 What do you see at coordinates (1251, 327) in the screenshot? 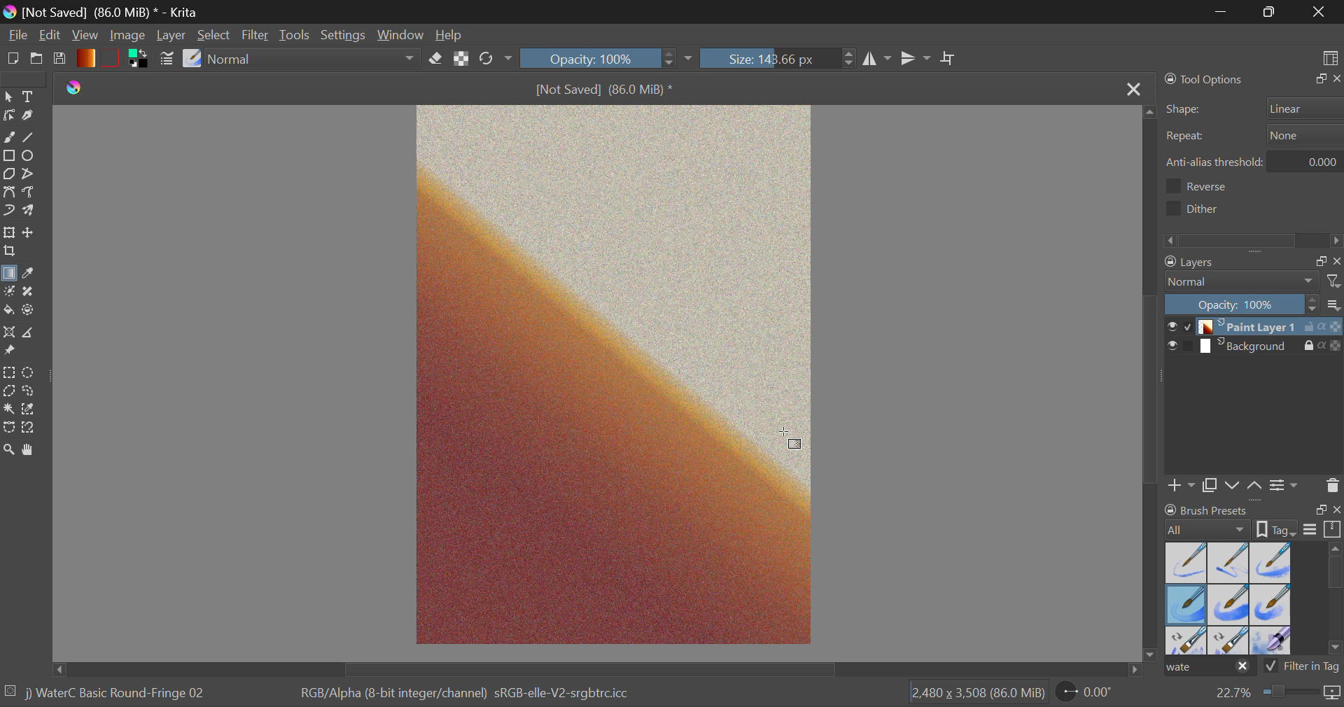
I see `paint layer 1` at bounding box center [1251, 327].